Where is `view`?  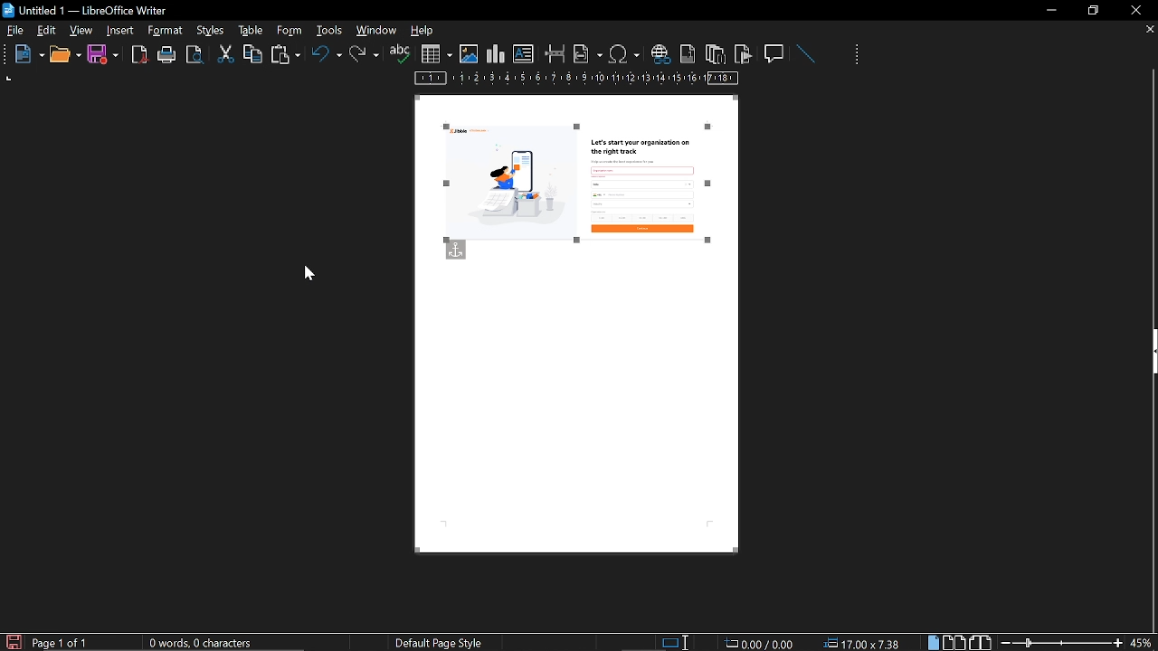 view is located at coordinates (82, 30).